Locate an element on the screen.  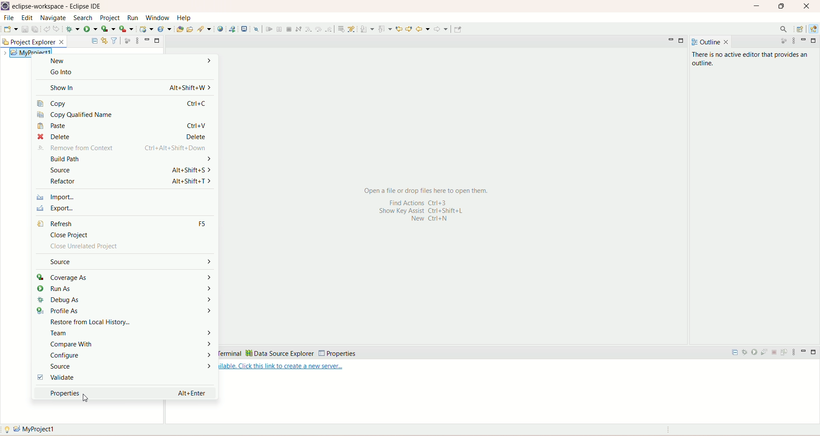
start the server in debug mode is located at coordinates (745, 353).